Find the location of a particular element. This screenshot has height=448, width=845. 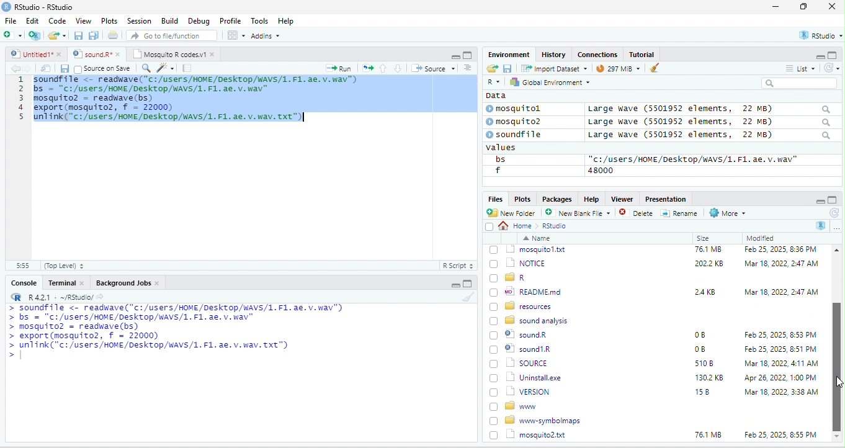

6KB is located at coordinates (703, 309).